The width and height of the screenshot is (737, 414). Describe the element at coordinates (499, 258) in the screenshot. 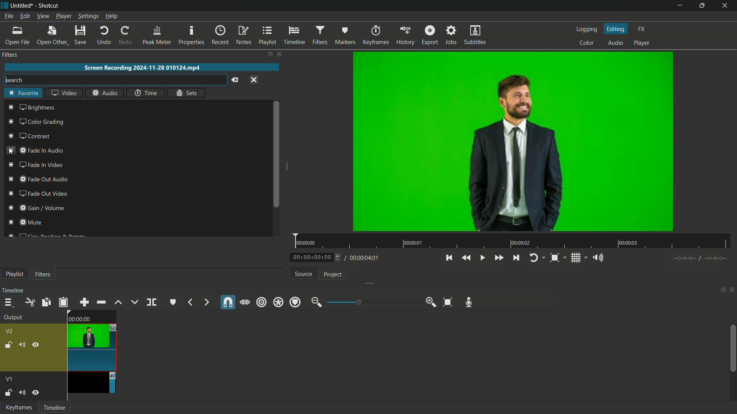

I see `quickly play forward` at that location.